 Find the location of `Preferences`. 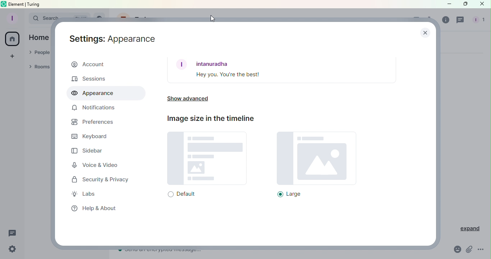

Preferences is located at coordinates (92, 123).